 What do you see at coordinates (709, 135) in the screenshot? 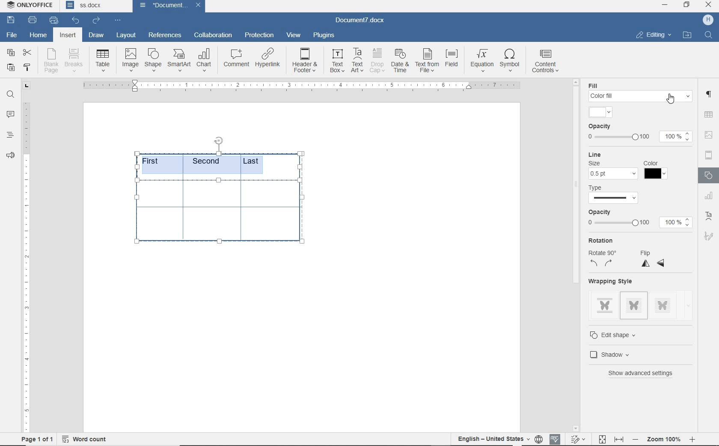
I see `IMAGE` at bounding box center [709, 135].